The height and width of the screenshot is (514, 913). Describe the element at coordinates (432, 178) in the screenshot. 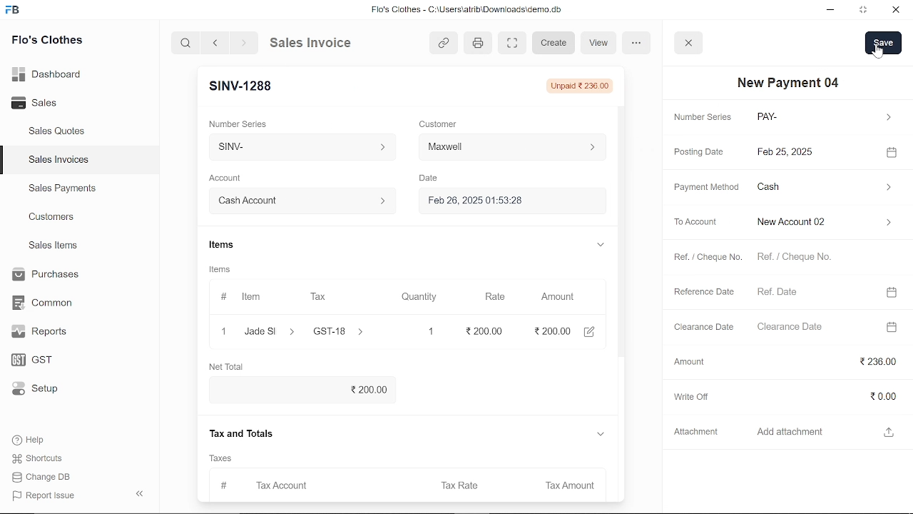

I see `Date` at that location.